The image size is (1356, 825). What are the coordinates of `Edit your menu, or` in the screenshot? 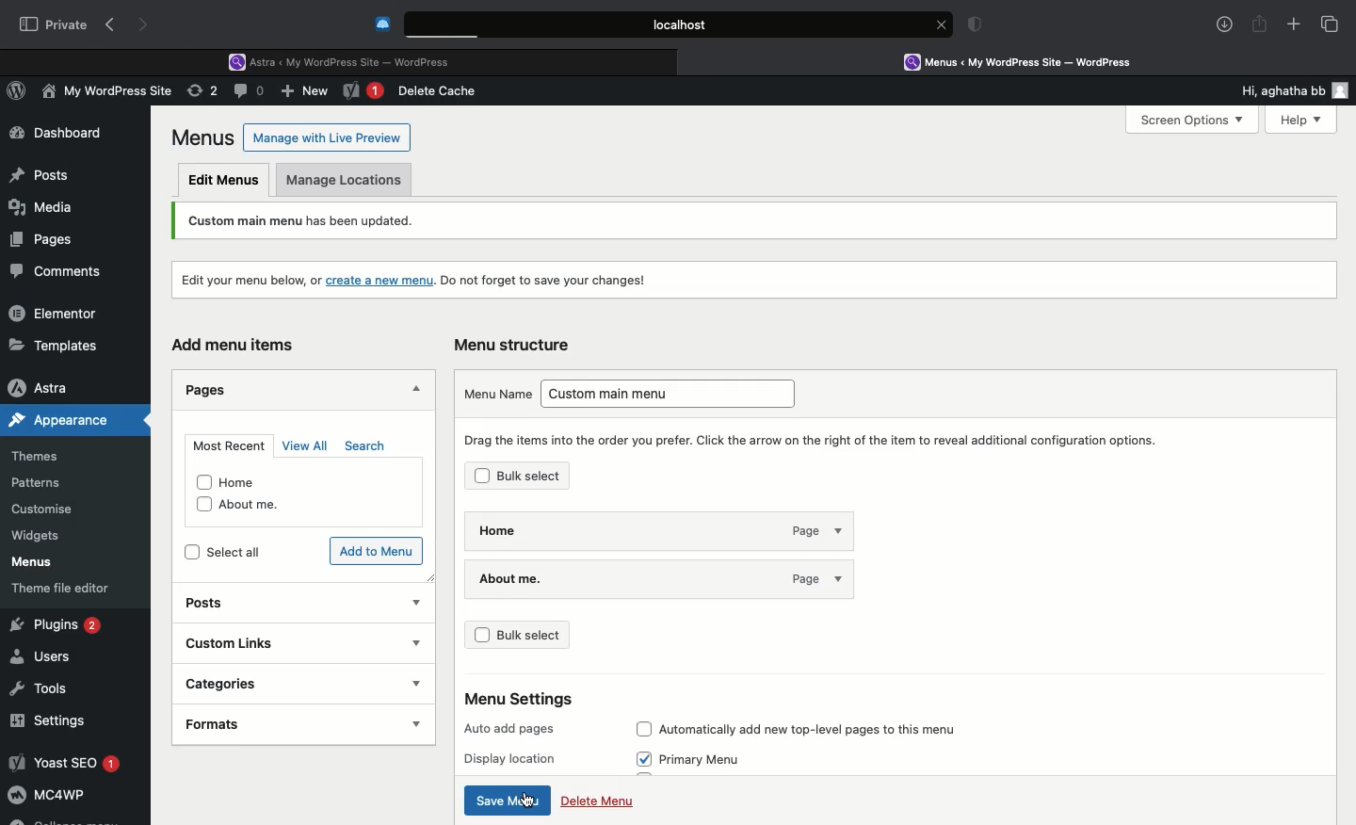 It's located at (247, 277).